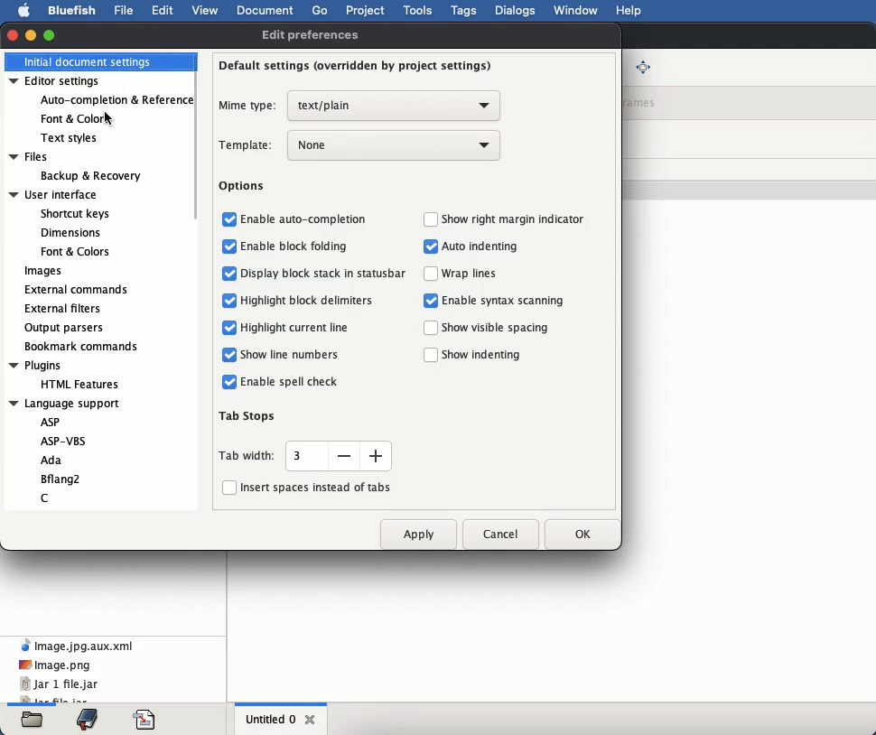  I want to click on text plain, so click(390, 106).